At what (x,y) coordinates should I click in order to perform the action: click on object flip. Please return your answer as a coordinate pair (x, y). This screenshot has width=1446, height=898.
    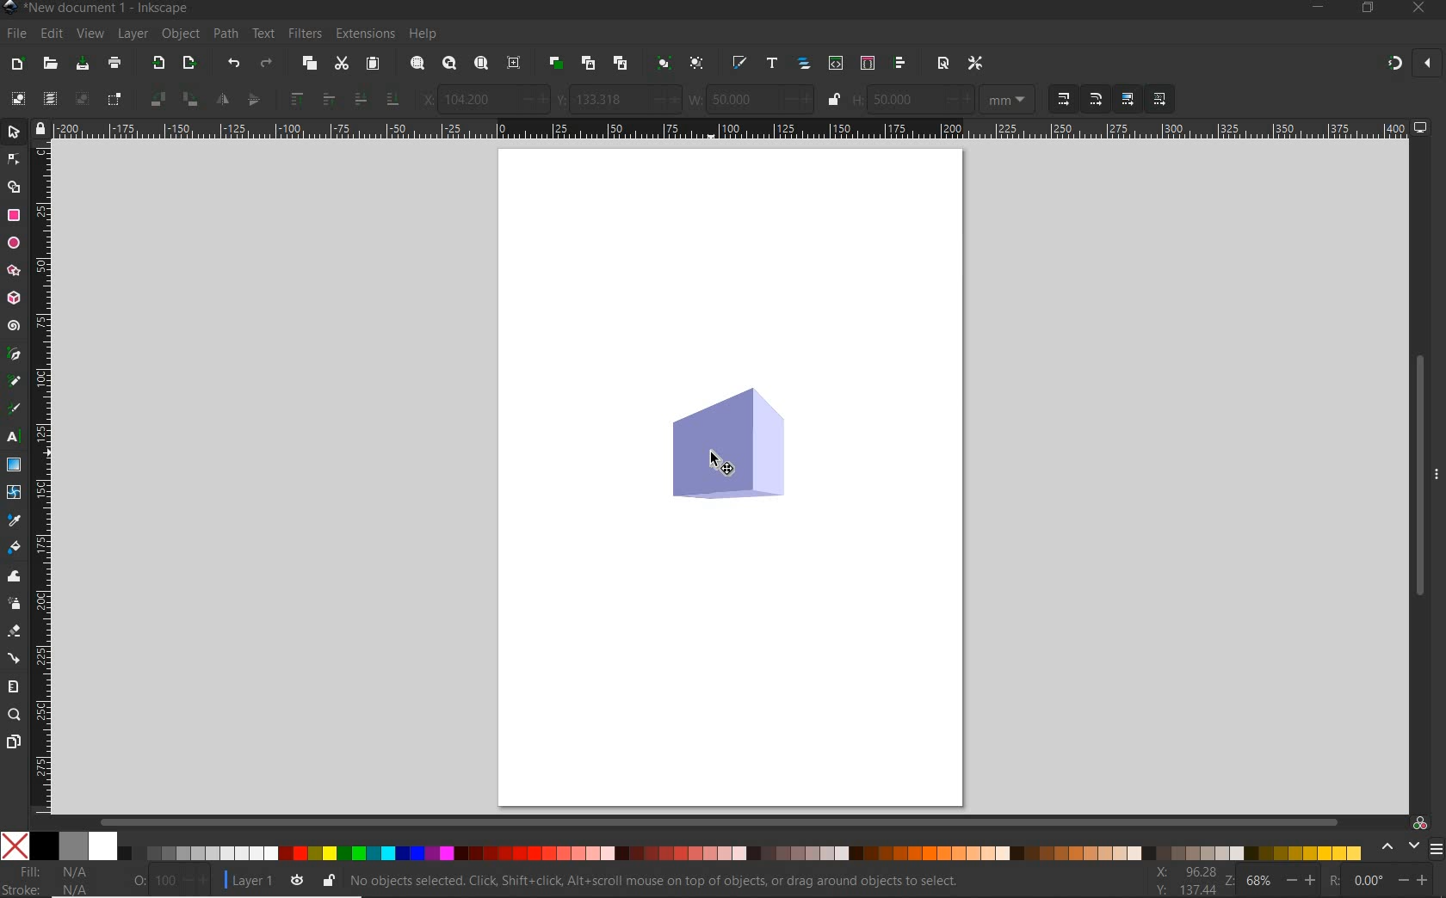
    Looking at the image, I should click on (220, 101).